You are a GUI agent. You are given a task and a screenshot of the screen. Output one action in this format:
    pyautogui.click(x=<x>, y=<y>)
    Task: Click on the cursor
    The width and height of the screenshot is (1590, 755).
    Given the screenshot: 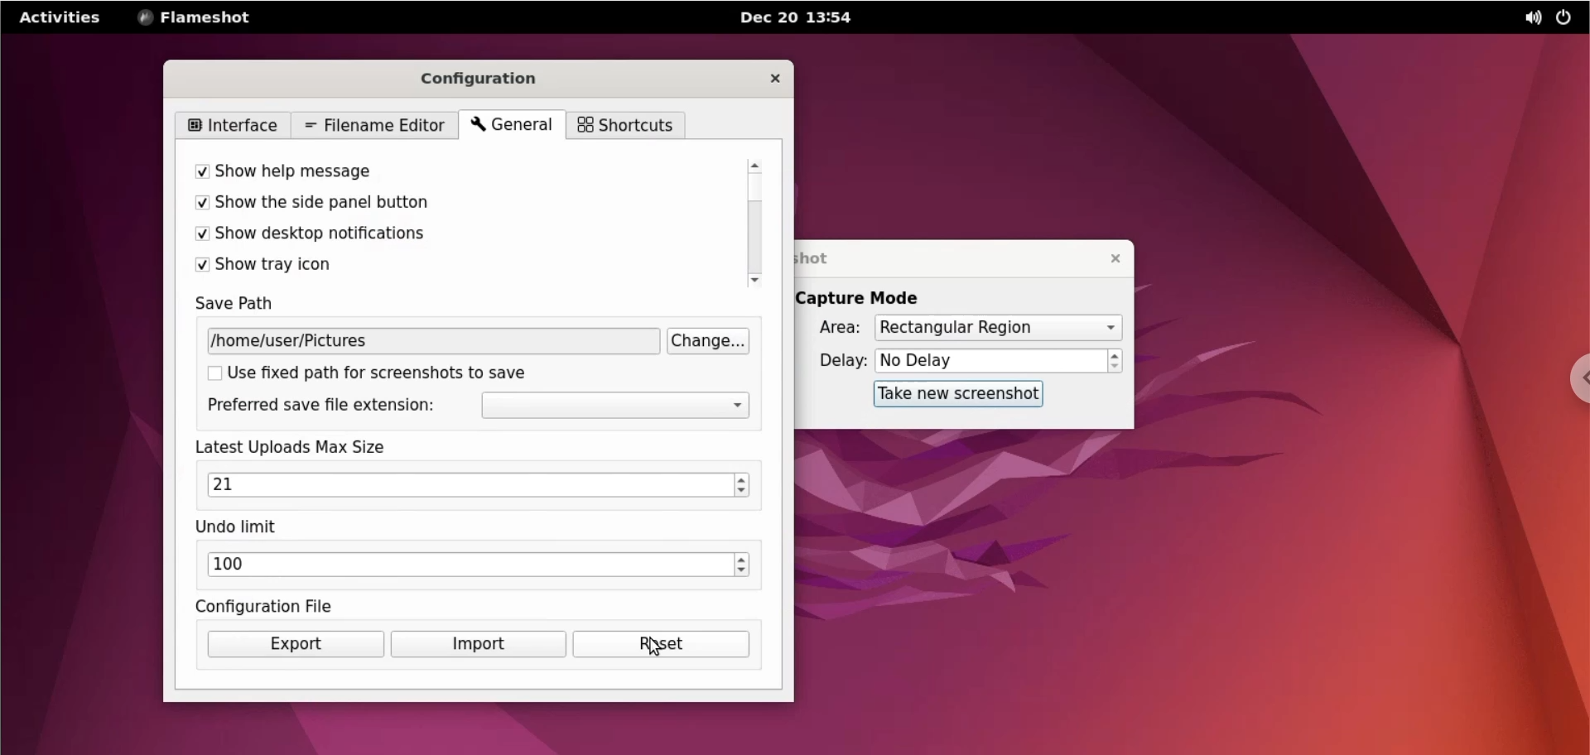 What is the action you would take?
    pyautogui.click(x=650, y=643)
    